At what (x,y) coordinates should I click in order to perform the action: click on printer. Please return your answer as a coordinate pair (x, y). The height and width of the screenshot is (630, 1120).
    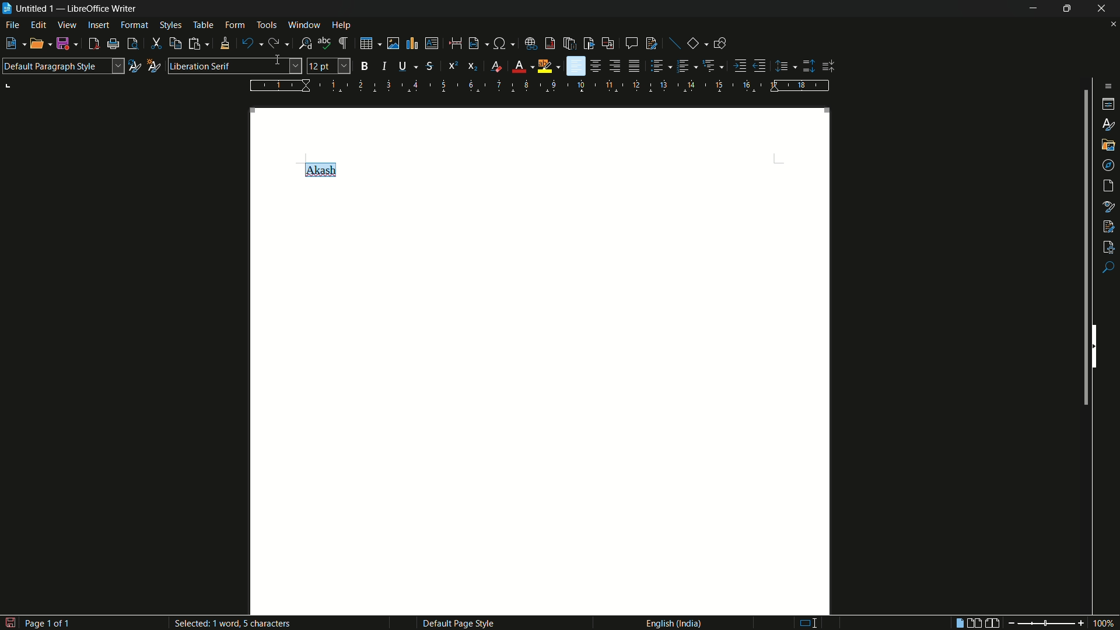
    Looking at the image, I should click on (114, 44).